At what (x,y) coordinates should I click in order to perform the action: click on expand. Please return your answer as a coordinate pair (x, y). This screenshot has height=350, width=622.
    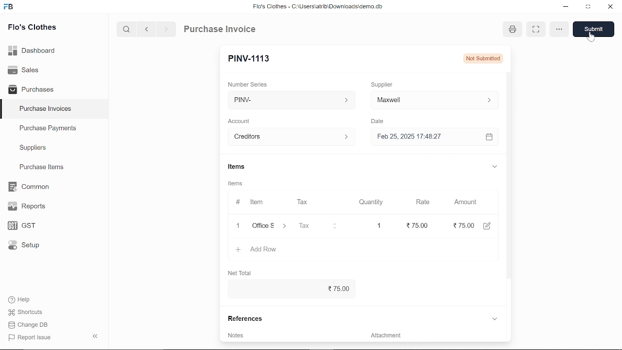
    Looking at the image, I should click on (495, 168).